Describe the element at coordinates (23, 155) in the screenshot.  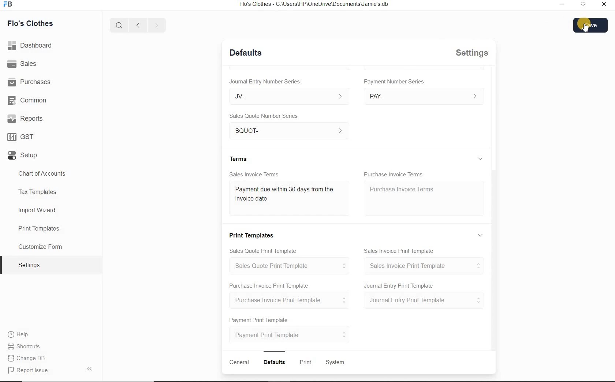
I see `Setup` at that location.